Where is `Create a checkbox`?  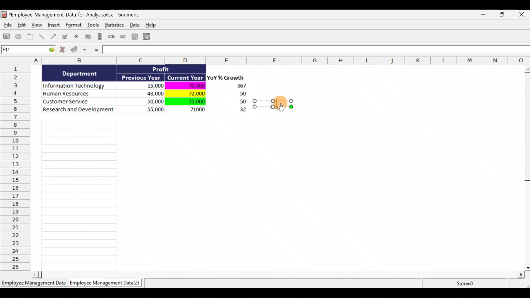 Create a checkbox is located at coordinates (65, 36).